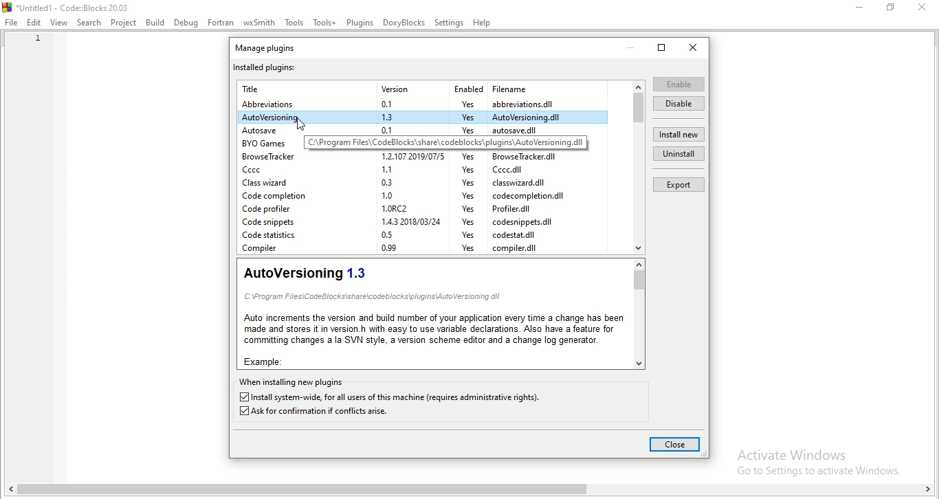 The height and width of the screenshot is (499, 939). What do you see at coordinates (88, 22) in the screenshot?
I see `Search` at bounding box center [88, 22].